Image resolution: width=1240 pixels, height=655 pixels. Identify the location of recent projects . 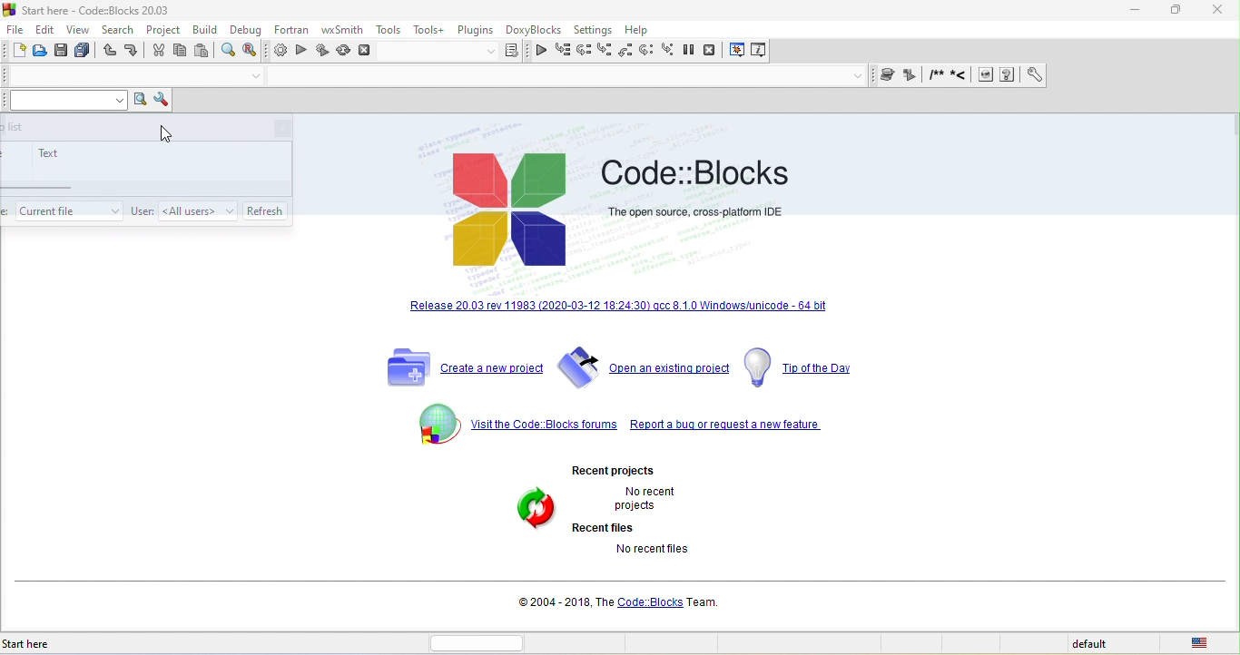
(635, 467).